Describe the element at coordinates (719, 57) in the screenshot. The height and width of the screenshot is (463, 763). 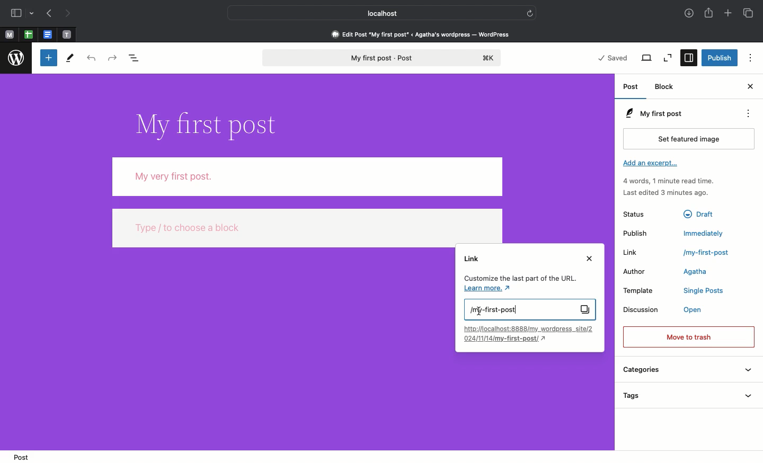
I see `Publish` at that location.